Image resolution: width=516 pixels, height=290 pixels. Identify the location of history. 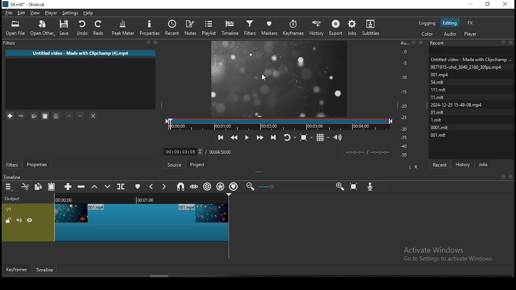
(318, 28).